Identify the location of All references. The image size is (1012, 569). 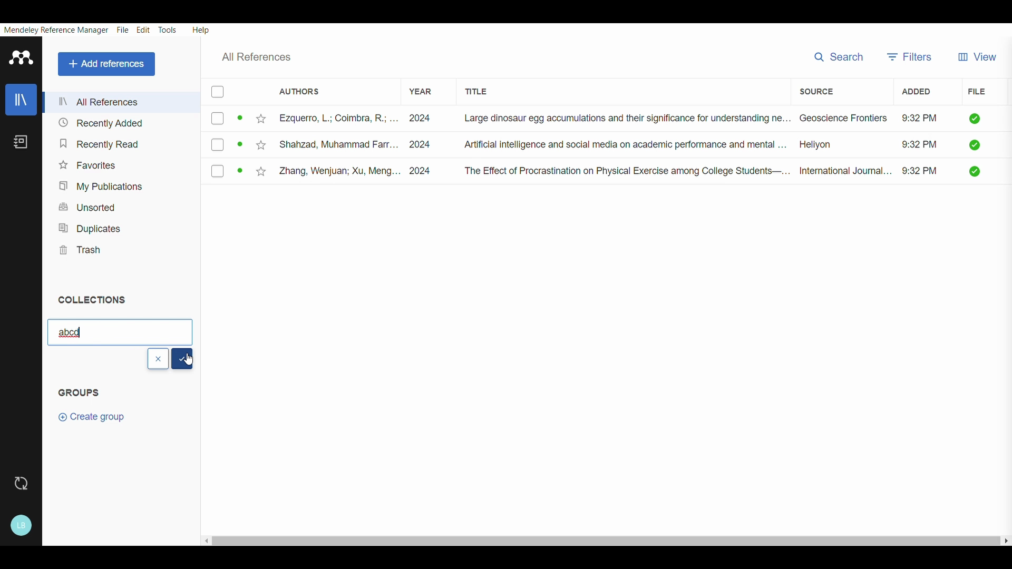
(264, 56).